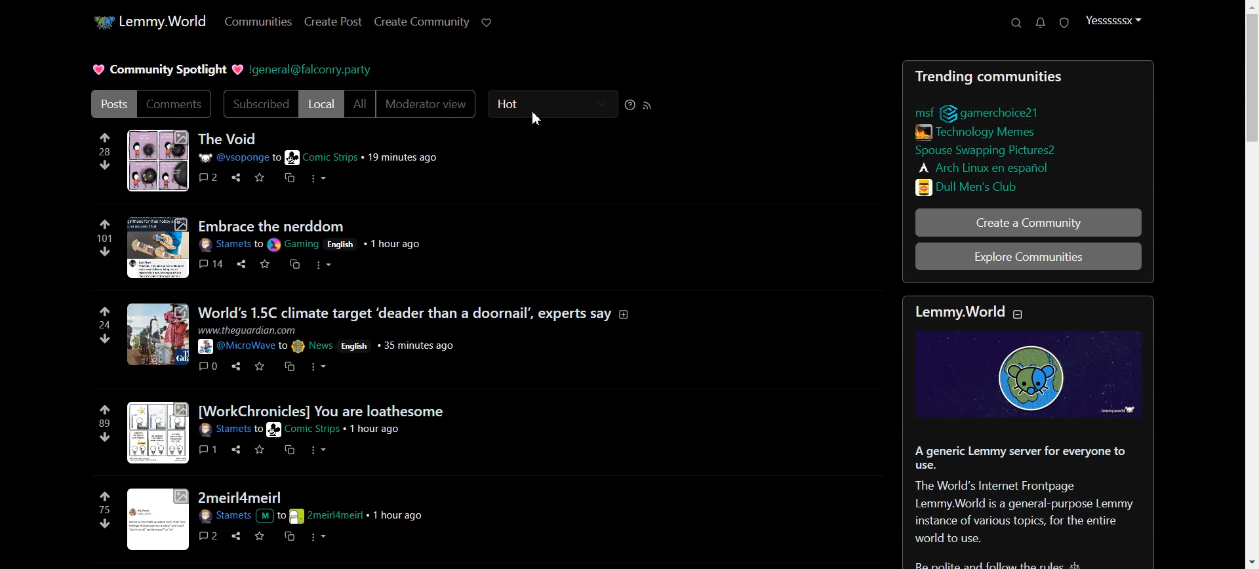 The height and width of the screenshot is (569, 1259). I want to click on comments, so click(209, 263).